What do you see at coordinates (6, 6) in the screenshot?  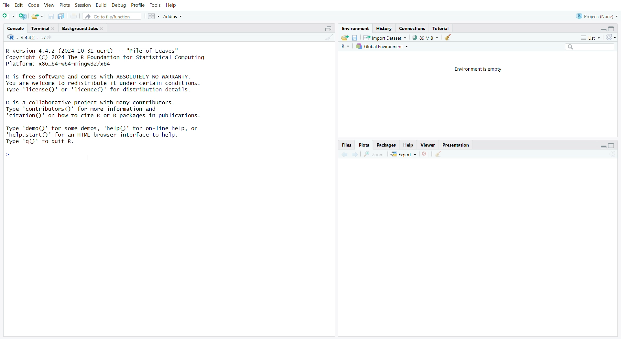 I see `File` at bounding box center [6, 6].